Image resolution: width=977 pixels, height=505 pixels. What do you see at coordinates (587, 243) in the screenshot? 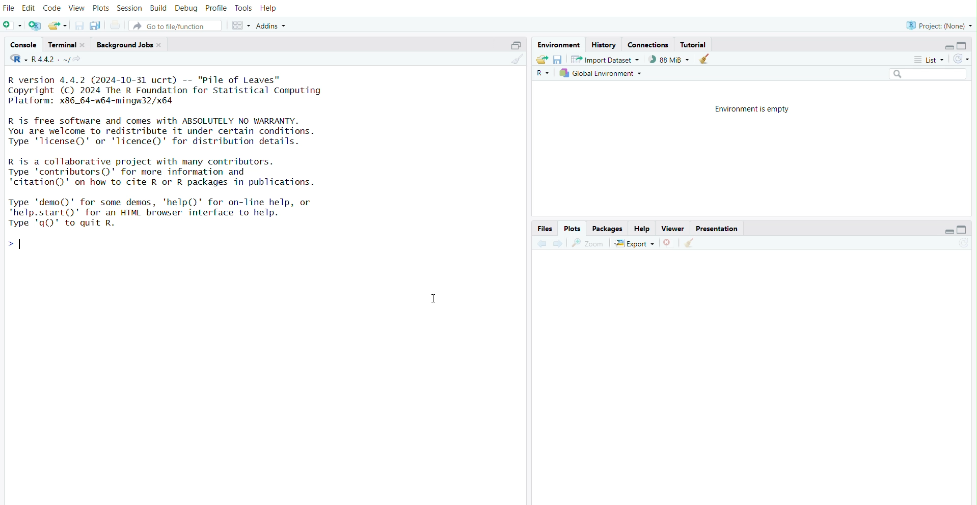
I see `view a larger version of the plot in new window` at bounding box center [587, 243].